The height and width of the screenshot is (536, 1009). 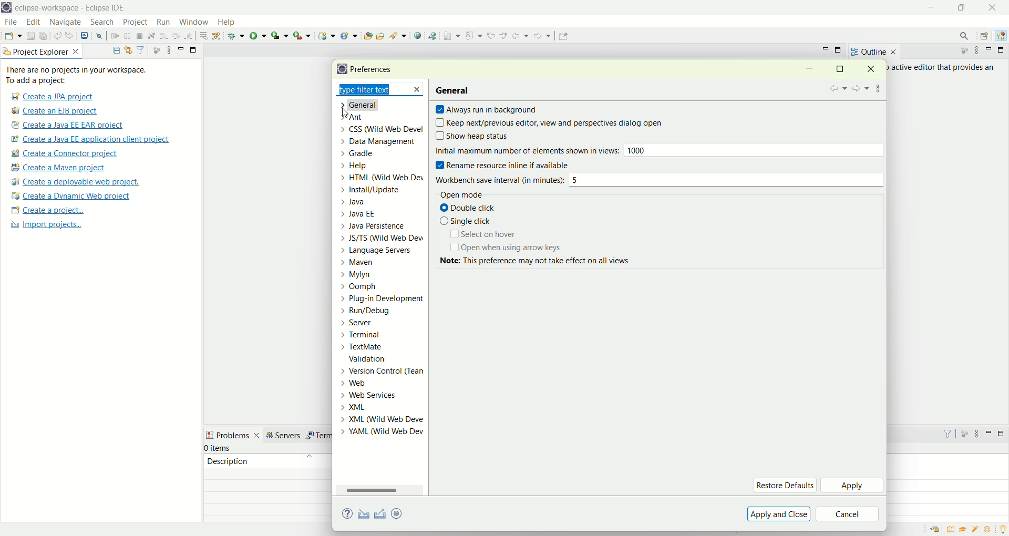 What do you see at coordinates (102, 23) in the screenshot?
I see `search` at bounding box center [102, 23].